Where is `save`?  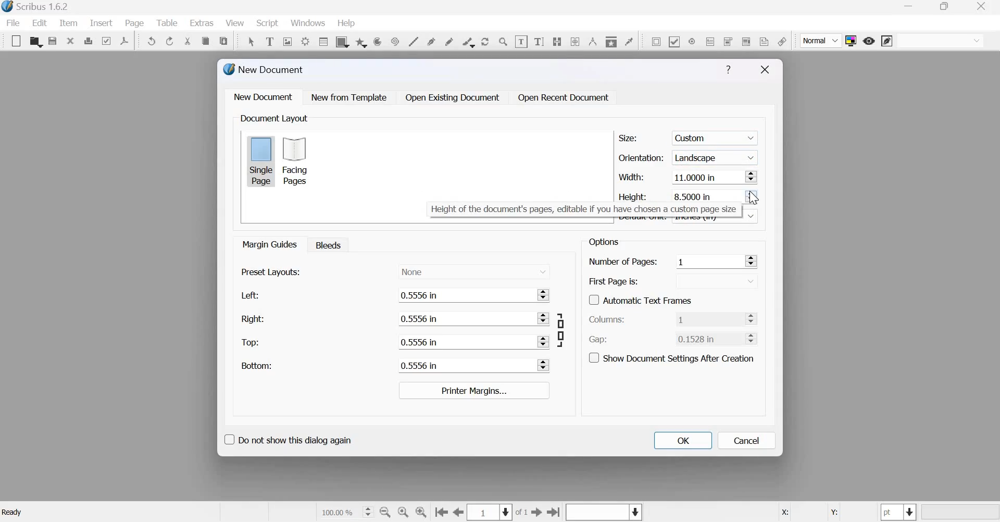
save is located at coordinates (53, 41).